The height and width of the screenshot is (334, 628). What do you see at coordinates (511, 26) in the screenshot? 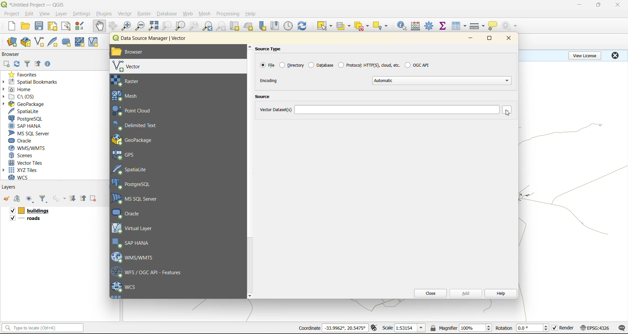
I see `no action` at bounding box center [511, 26].